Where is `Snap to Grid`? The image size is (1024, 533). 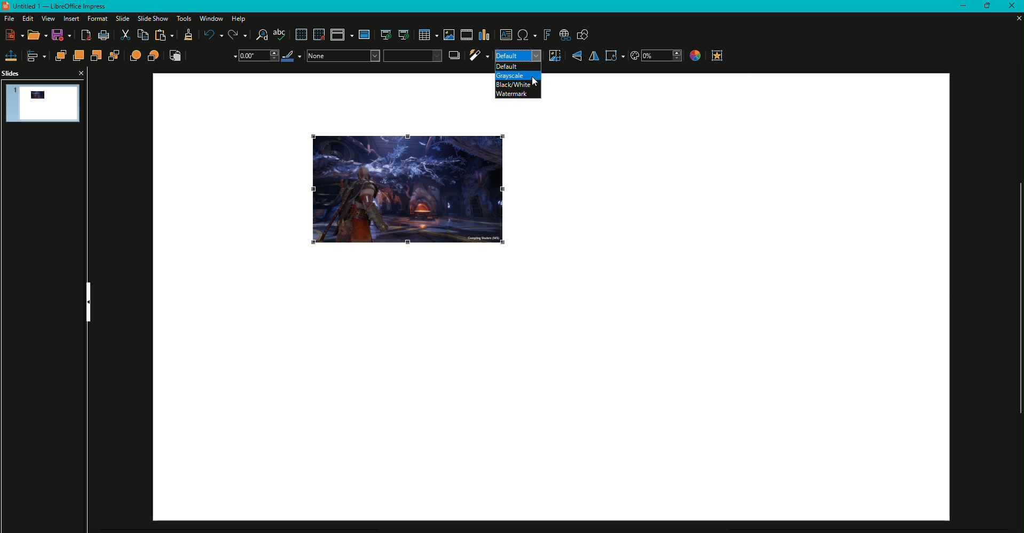
Snap to Grid is located at coordinates (319, 35).